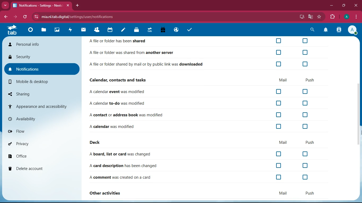  Describe the element at coordinates (41, 169) in the screenshot. I see `delete account` at that location.